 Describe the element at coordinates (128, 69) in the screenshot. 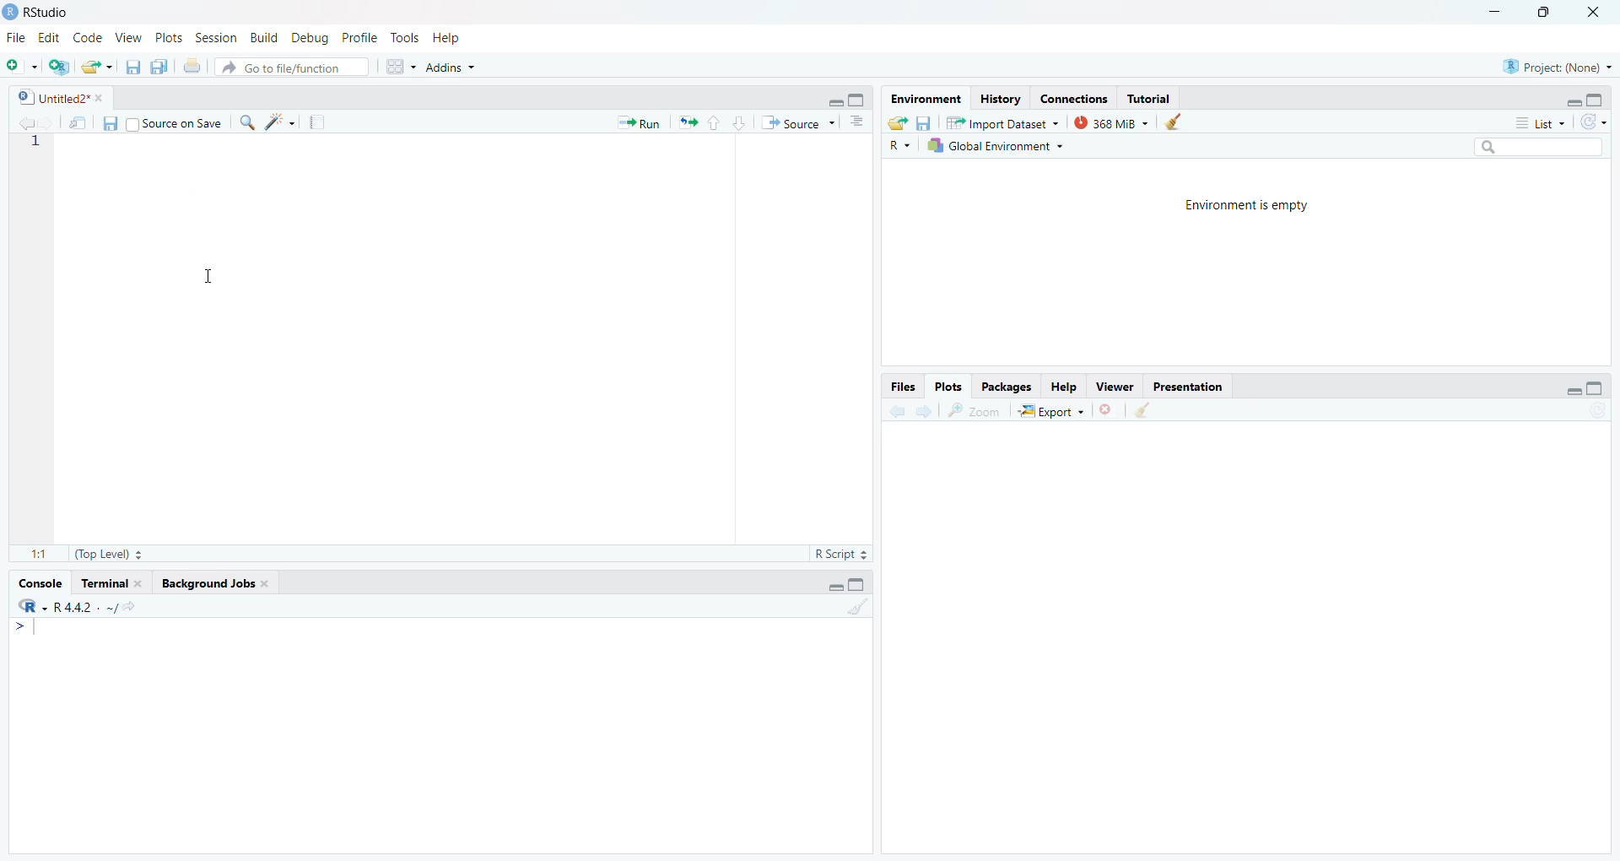

I see `save` at that location.